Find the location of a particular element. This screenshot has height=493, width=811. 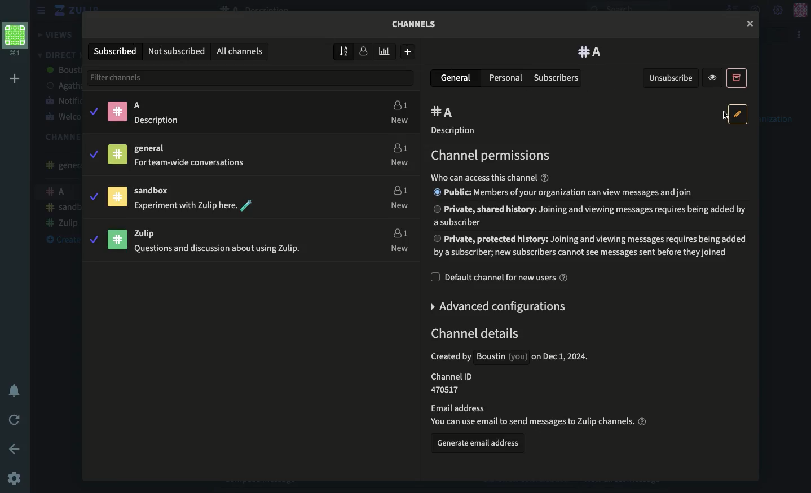

agatha is located at coordinates (61, 86).